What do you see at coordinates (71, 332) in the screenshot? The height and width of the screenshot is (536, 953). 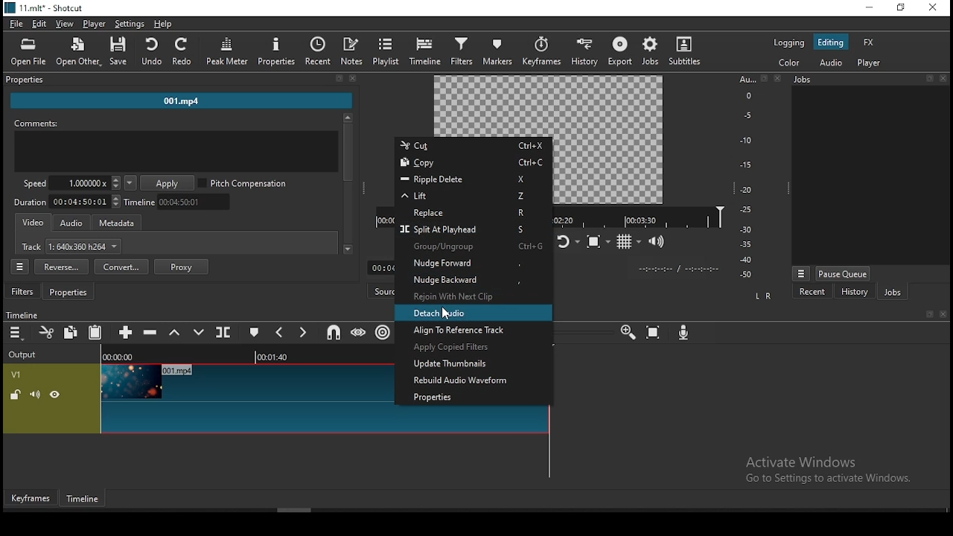 I see `copy` at bounding box center [71, 332].